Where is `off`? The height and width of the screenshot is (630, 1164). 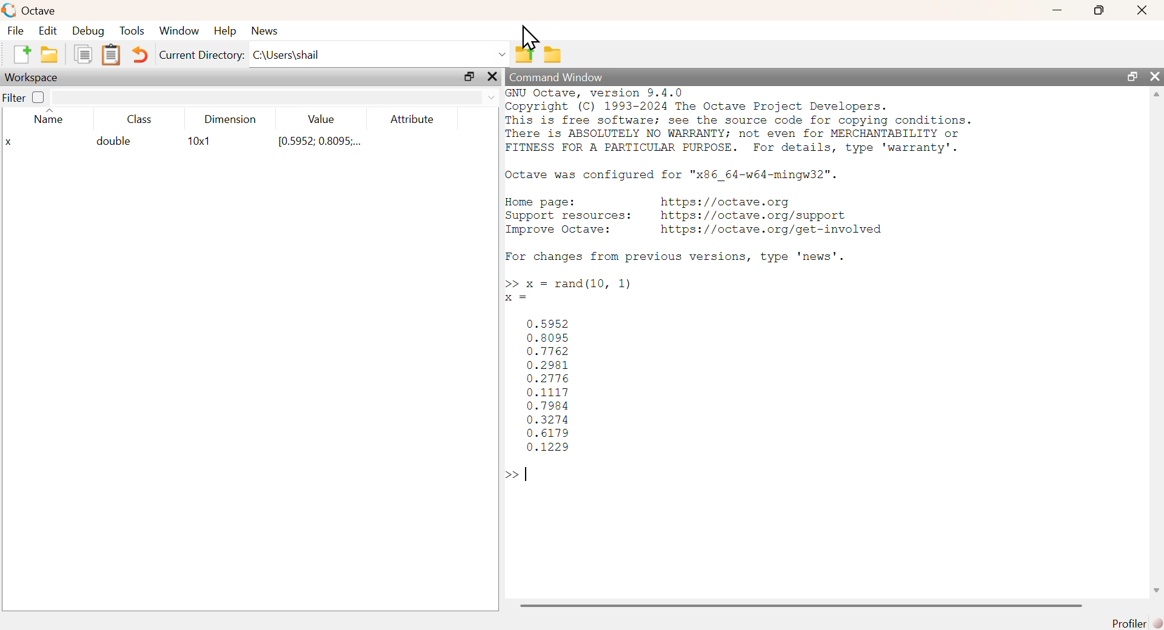
off is located at coordinates (39, 98).